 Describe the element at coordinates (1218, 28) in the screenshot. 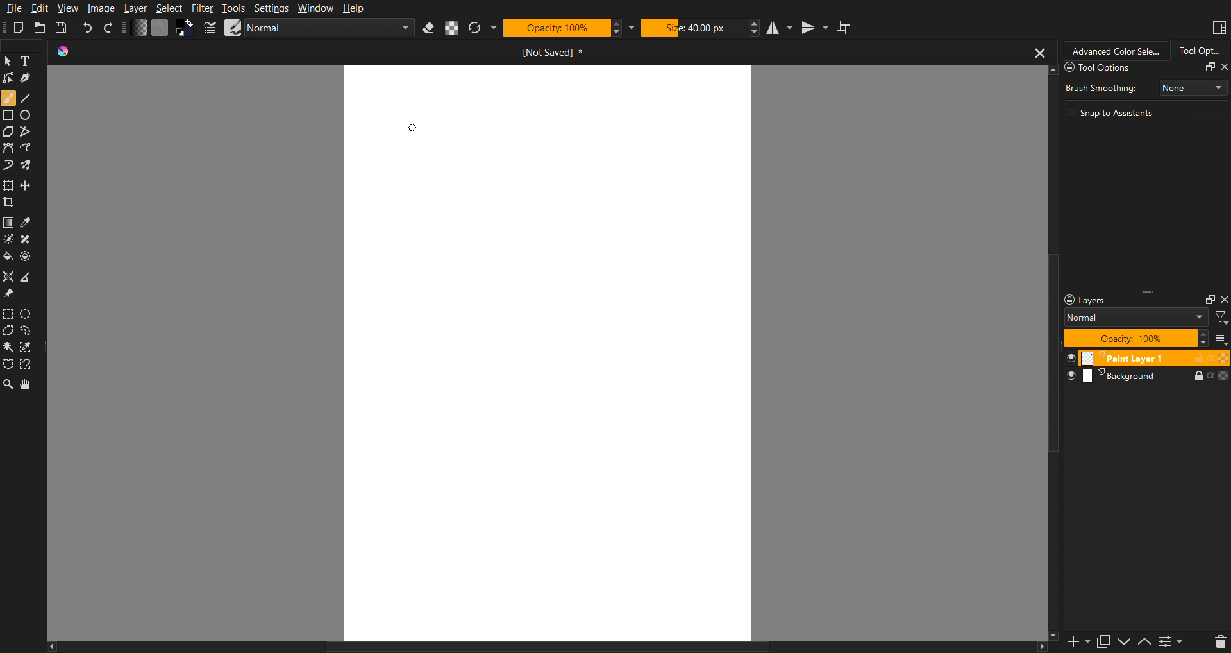

I see `Workspace` at that location.